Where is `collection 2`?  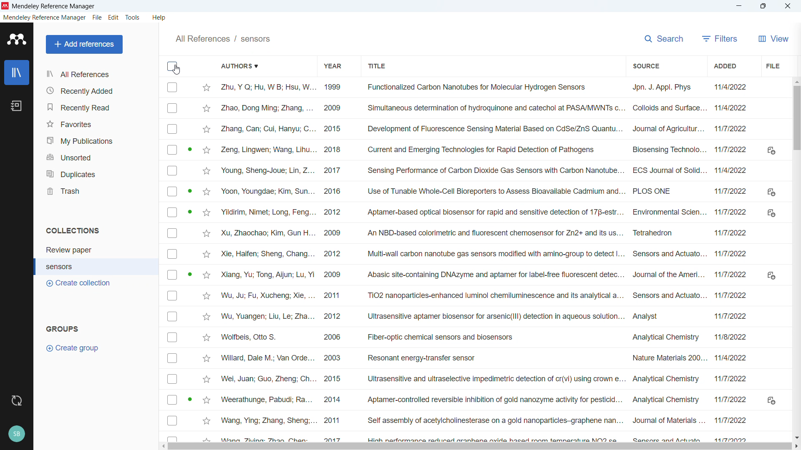 collection 2 is located at coordinates (96, 266).